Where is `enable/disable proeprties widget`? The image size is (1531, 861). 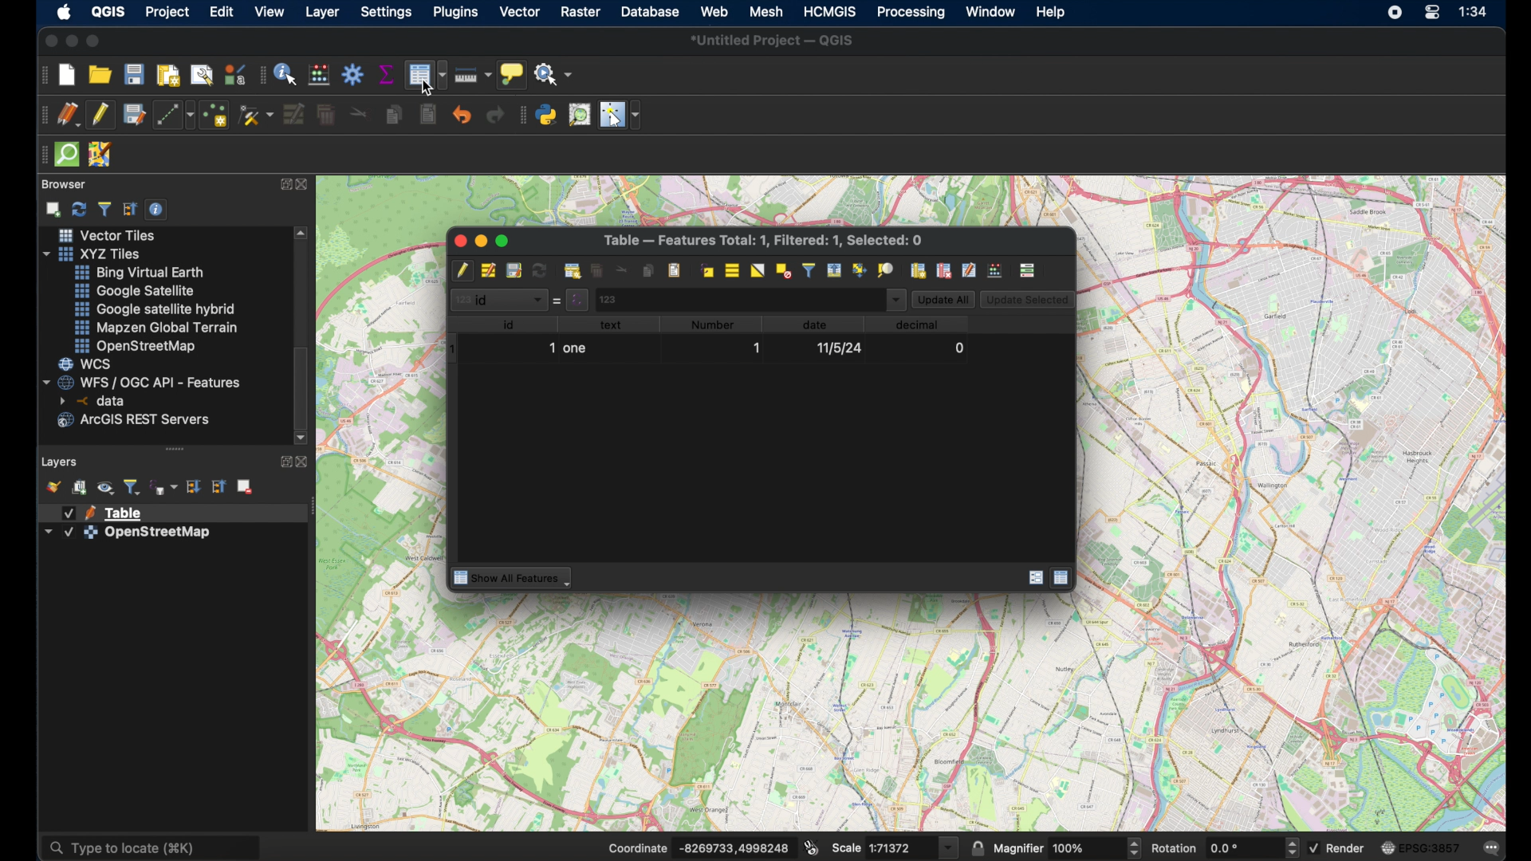
enable/disable proeprties widget is located at coordinates (156, 209).